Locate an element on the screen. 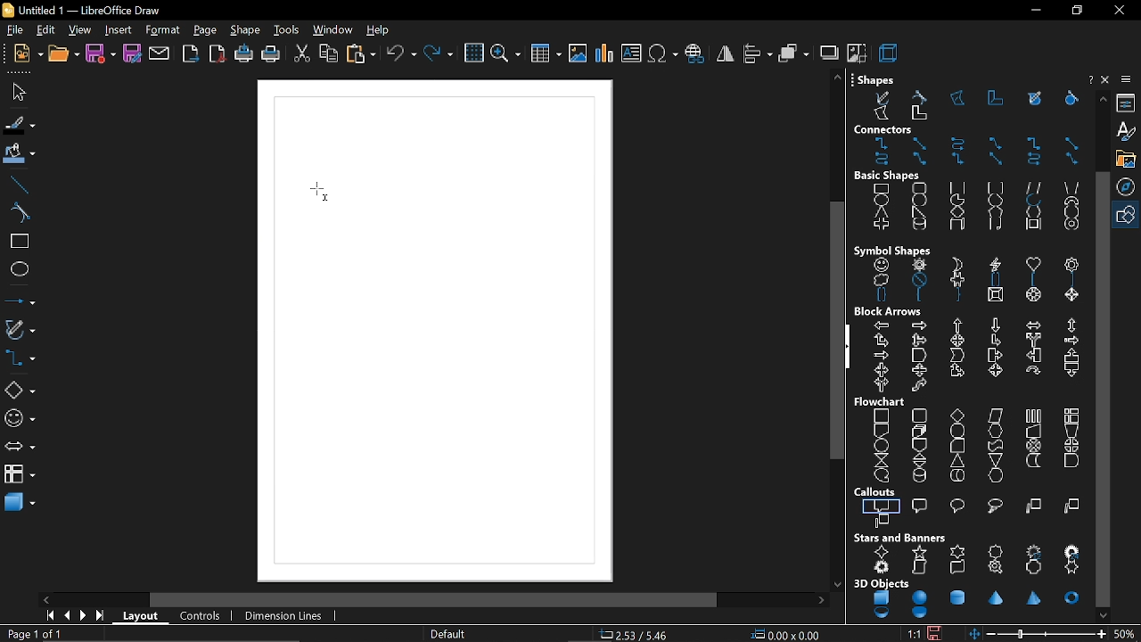 This screenshot has width=1141, height=642. open is located at coordinates (62, 56).